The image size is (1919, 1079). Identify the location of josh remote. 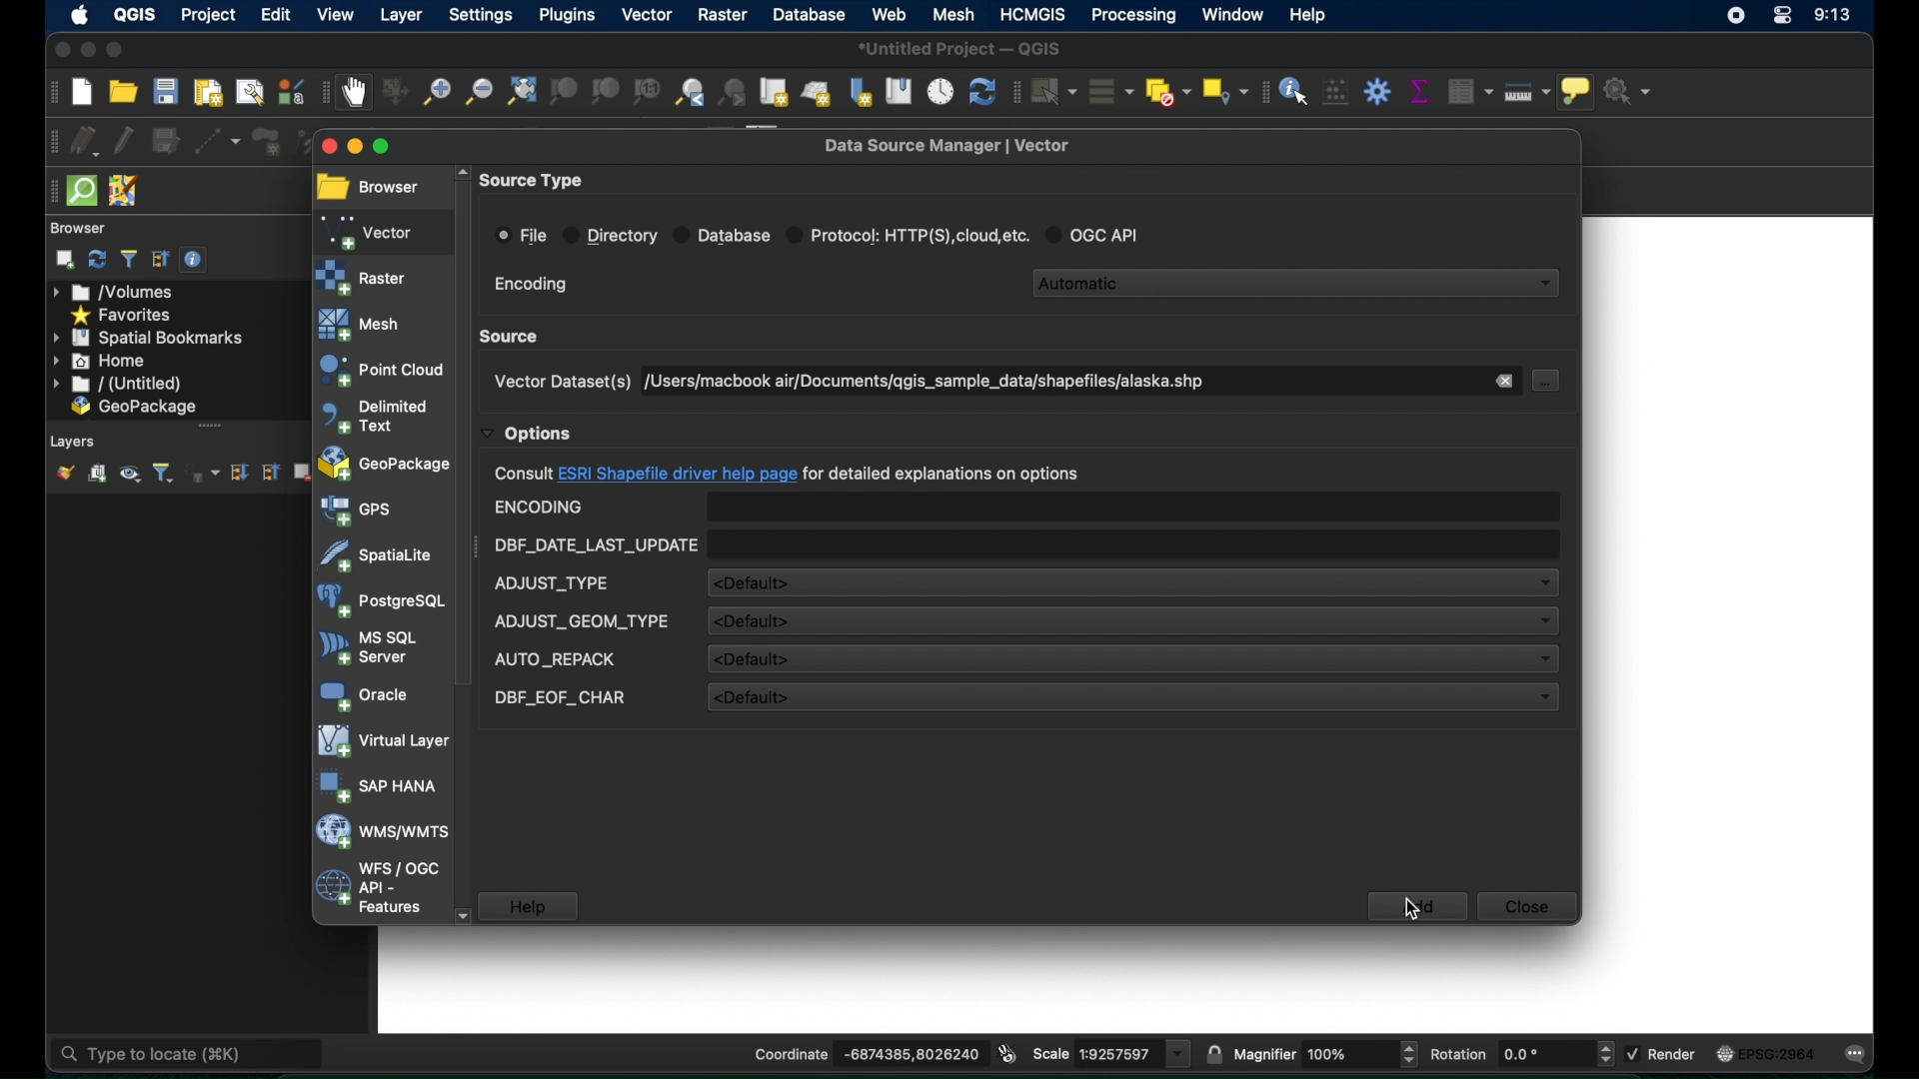
(124, 189).